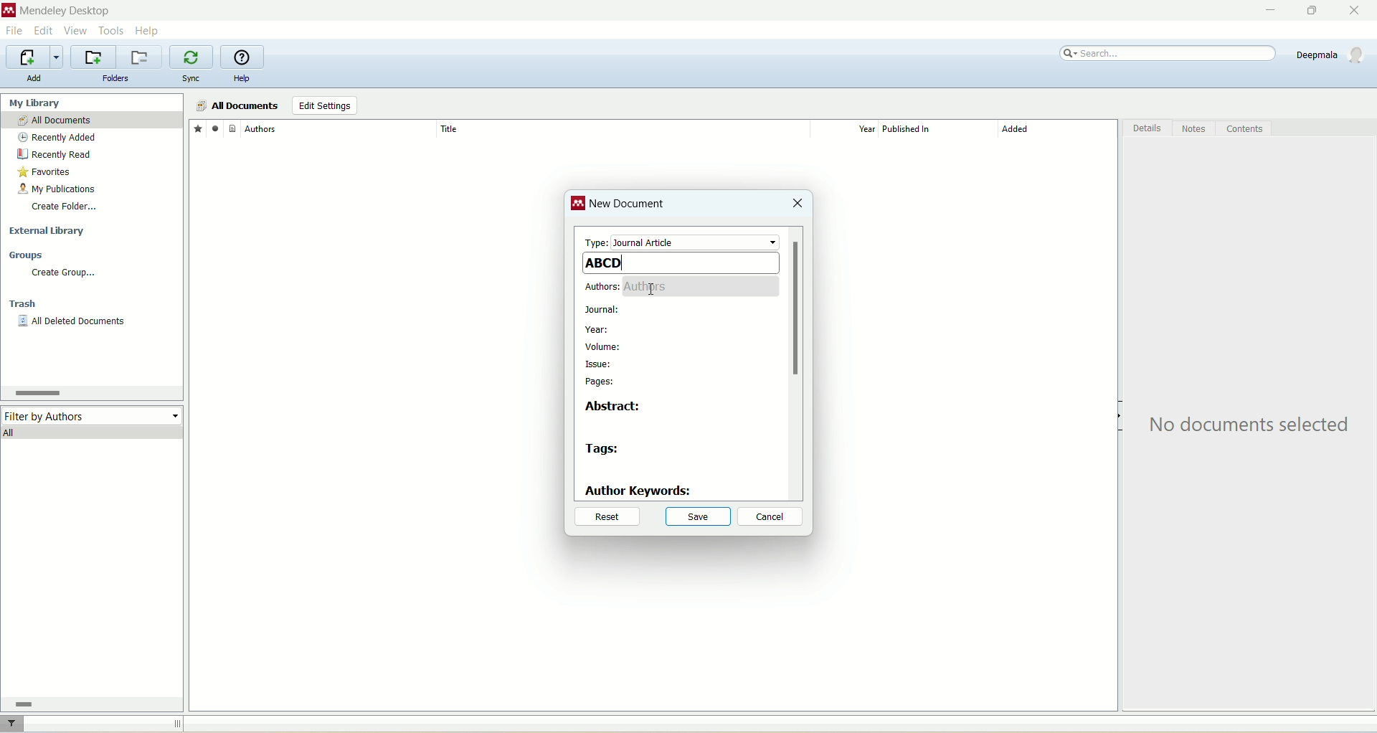 The width and height of the screenshot is (1377, 733). What do you see at coordinates (1148, 131) in the screenshot?
I see `details` at bounding box center [1148, 131].